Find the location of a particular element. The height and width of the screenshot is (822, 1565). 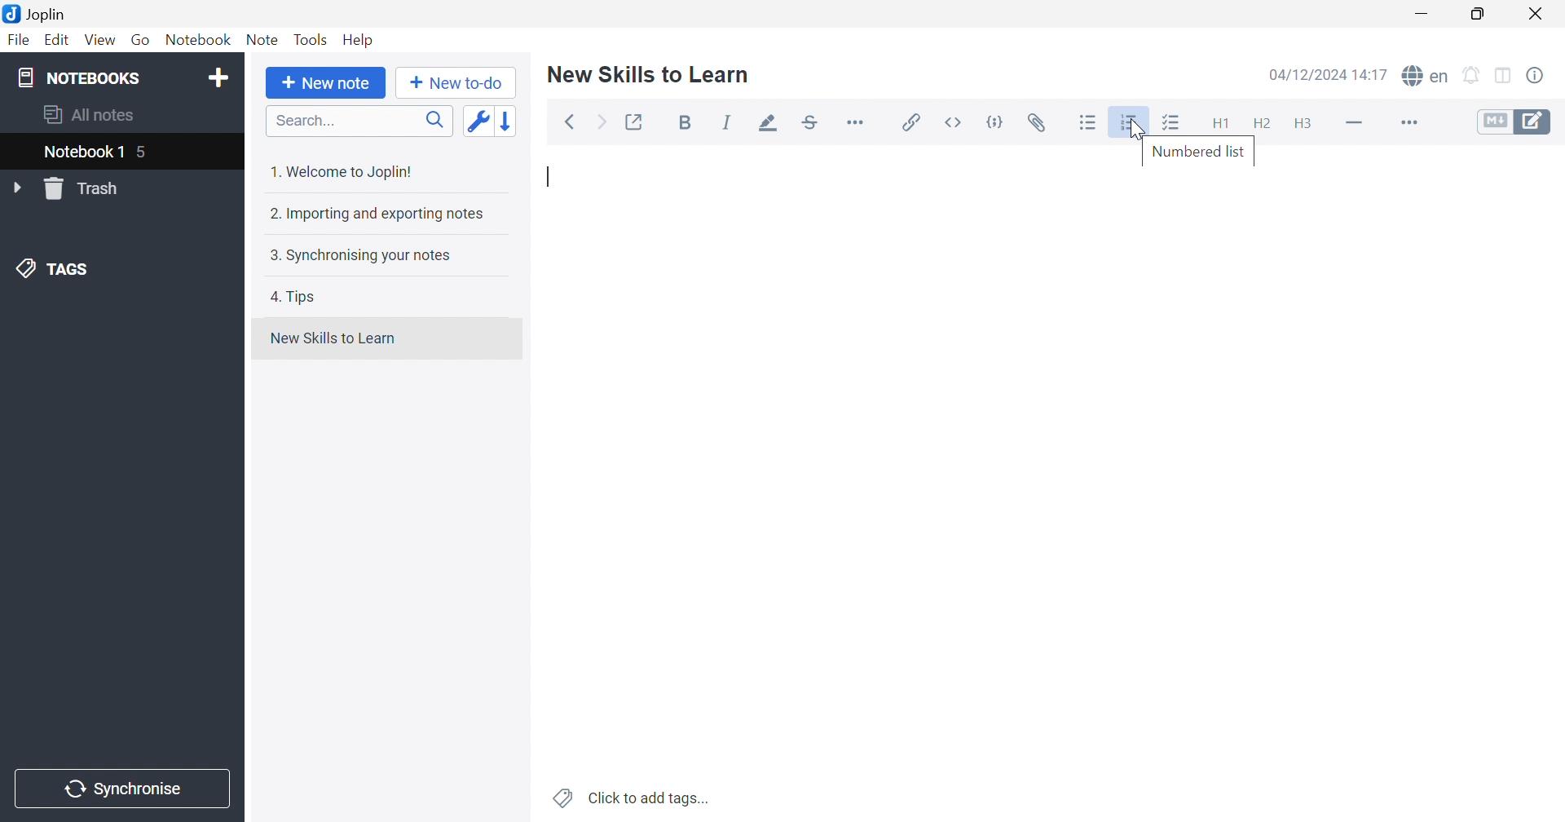

All notes is located at coordinates (90, 113).